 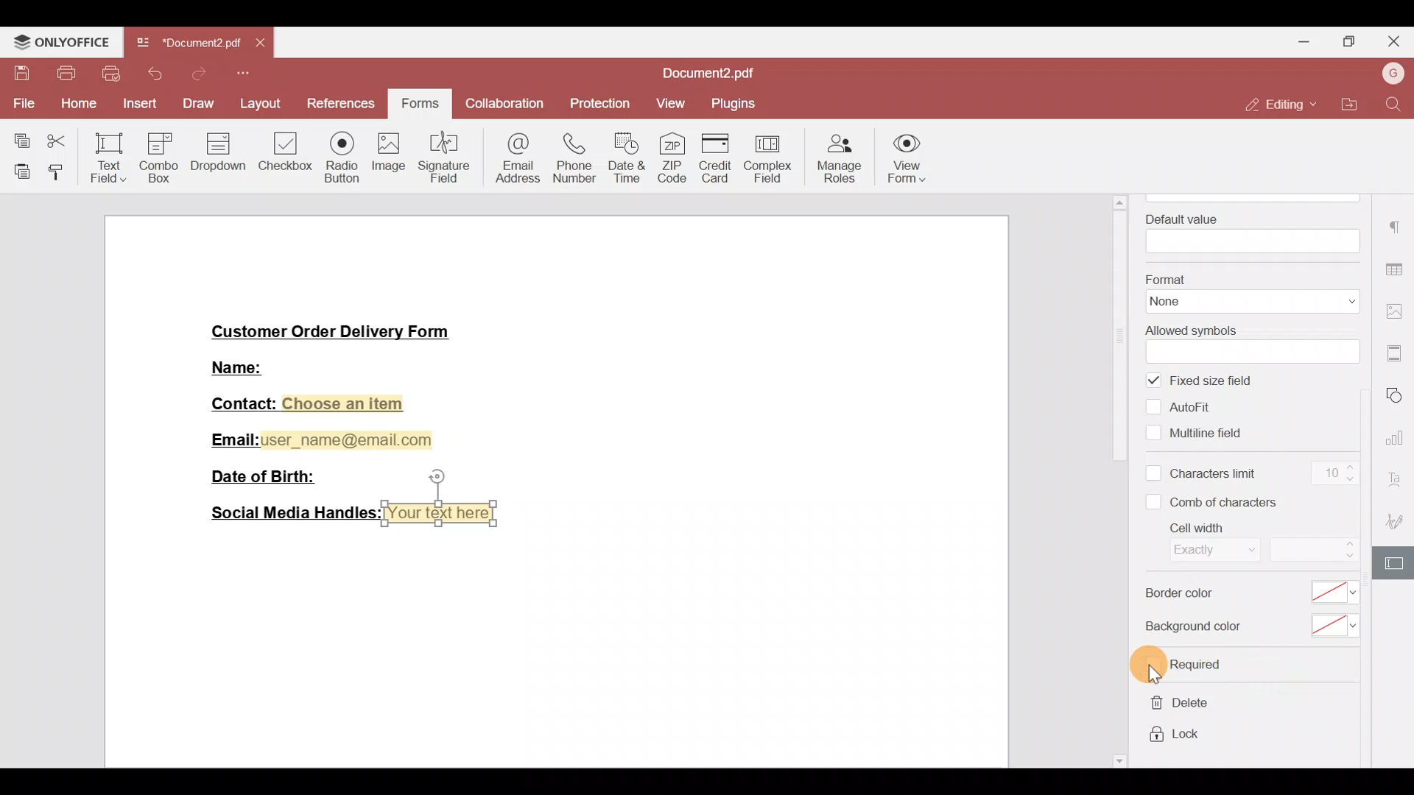 I want to click on Paragraph settings, so click(x=1397, y=229).